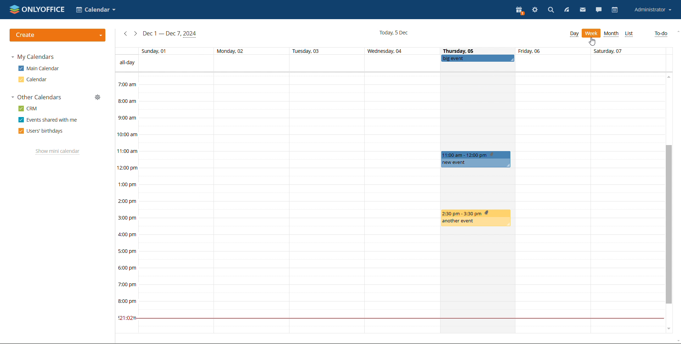 The width and height of the screenshot is (681, 344). Describe the element at coordinates (677, 32) in the screenshot. I see `scroll up ` at that location.